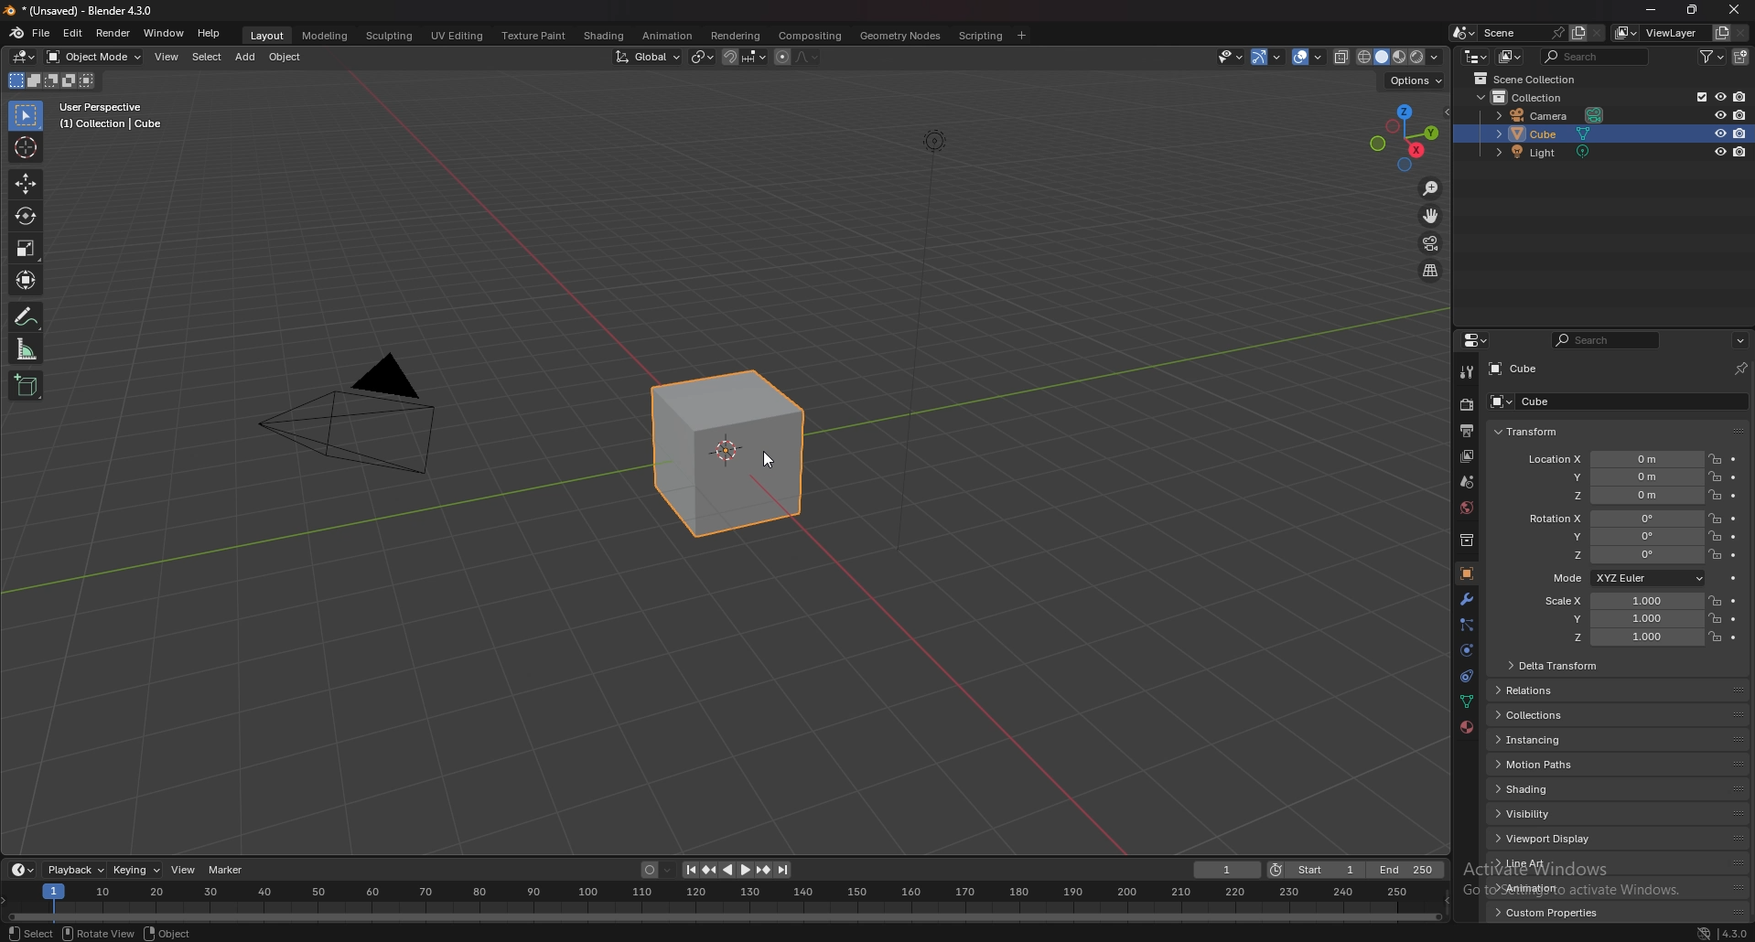  I want to click on help, so click(210, 33).